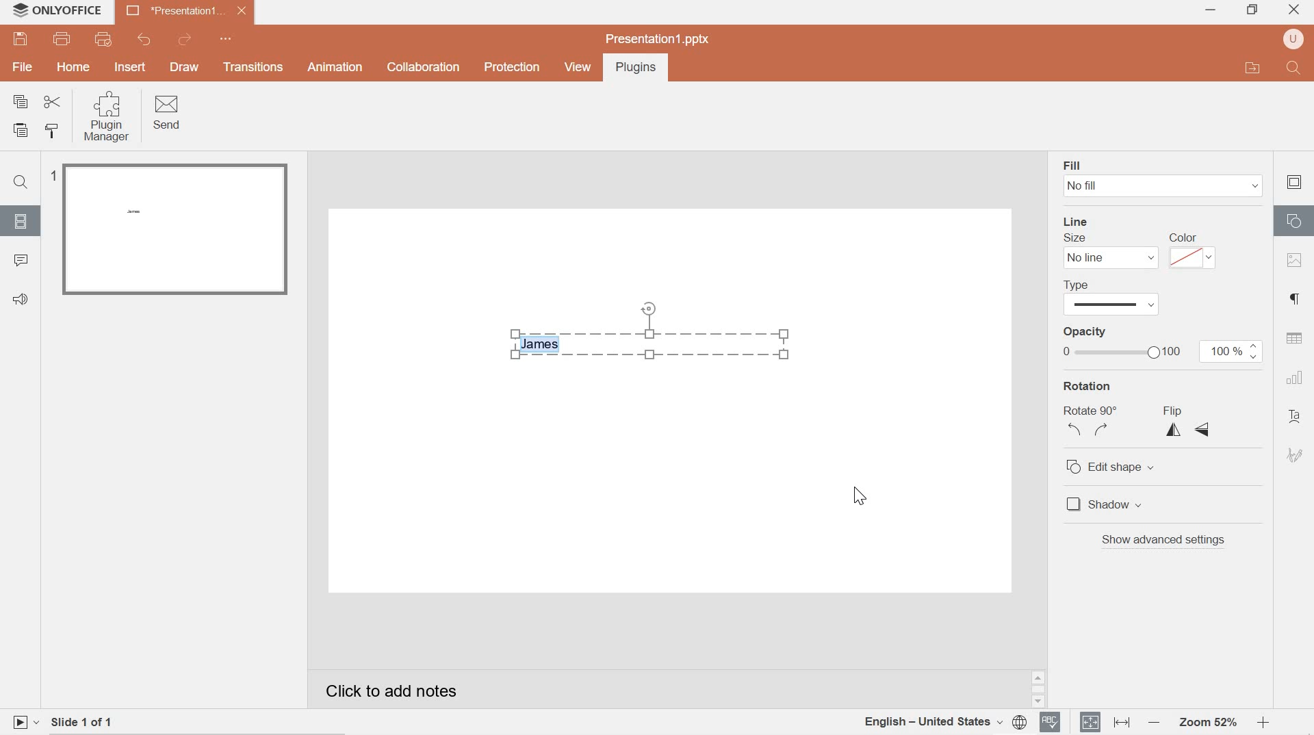  Describe the element at coordinates (187, 68) in the screenshot. I see `DRAW` at that location.